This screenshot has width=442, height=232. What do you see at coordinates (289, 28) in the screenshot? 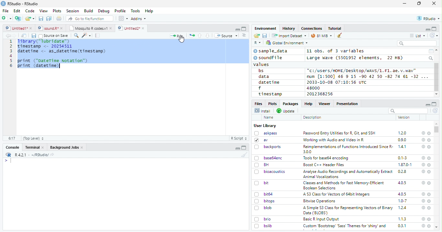
I see `History` at bounding box center [289, 28].